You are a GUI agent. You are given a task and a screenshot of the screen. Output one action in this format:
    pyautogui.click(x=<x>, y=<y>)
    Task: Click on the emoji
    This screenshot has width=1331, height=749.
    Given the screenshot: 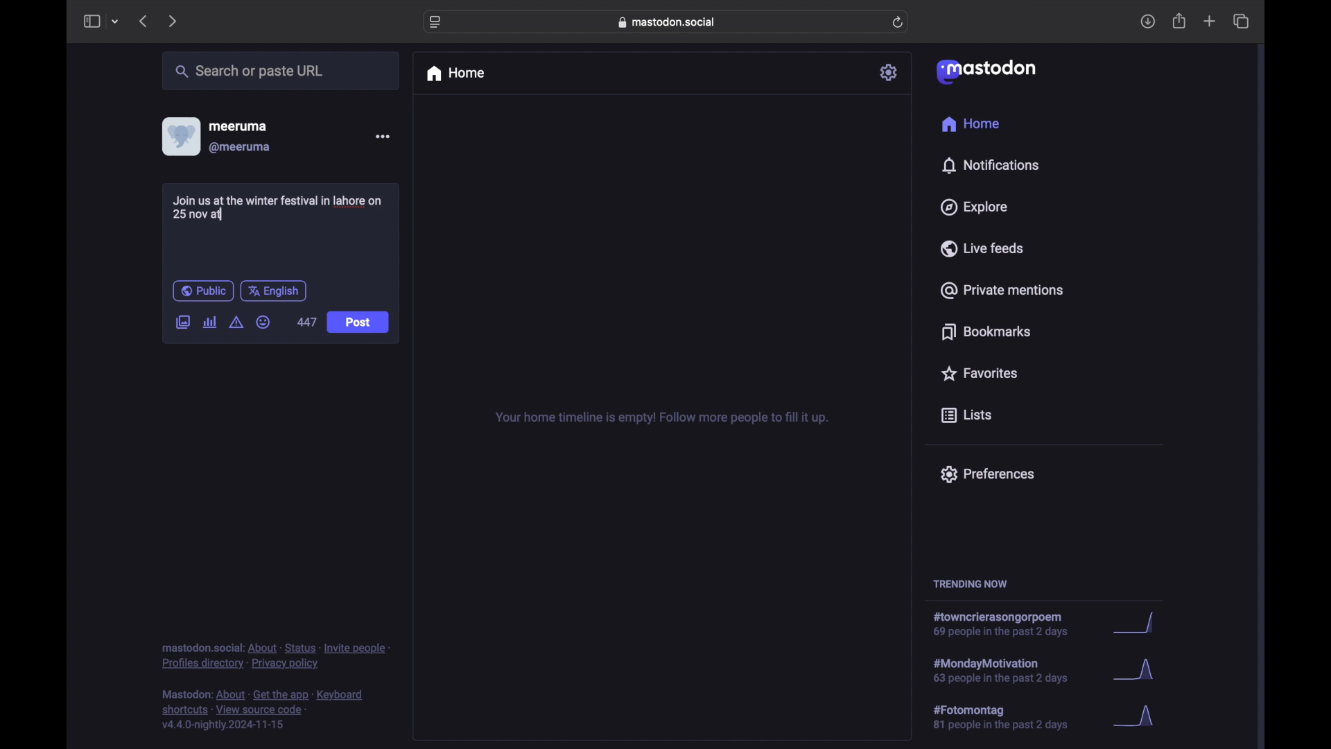 What is the action you would take?
    pyautogui.click(x=263, y=322)
    